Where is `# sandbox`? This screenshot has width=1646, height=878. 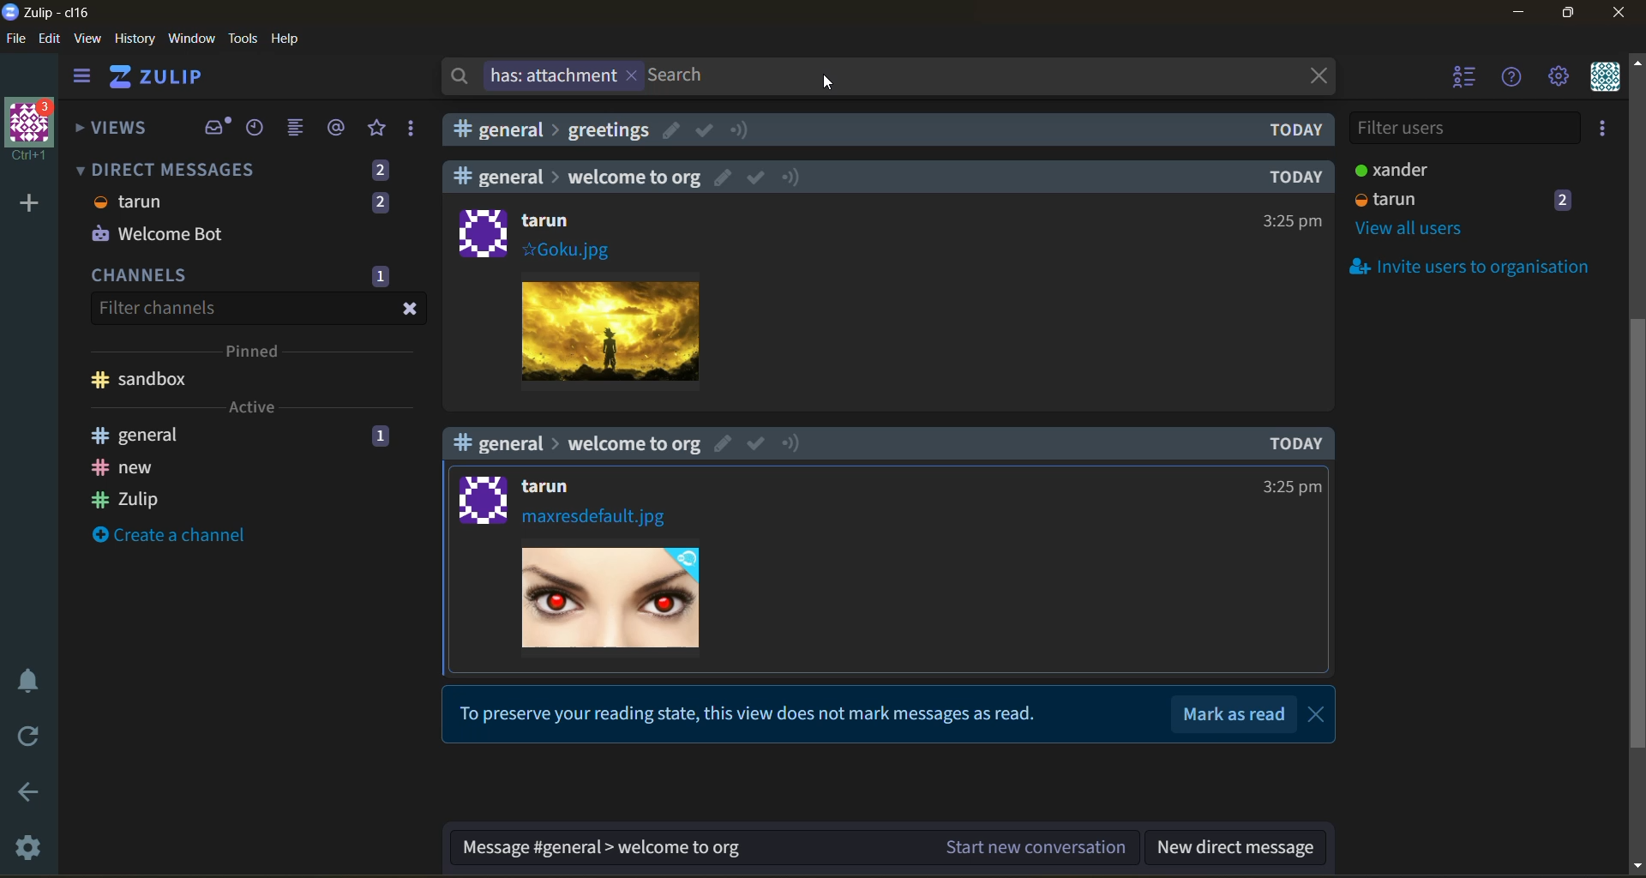 # sandbox is located at coordinates (142, 380).